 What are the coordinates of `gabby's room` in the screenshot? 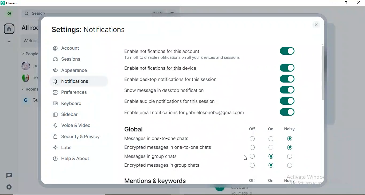 It's located at (30, 100).